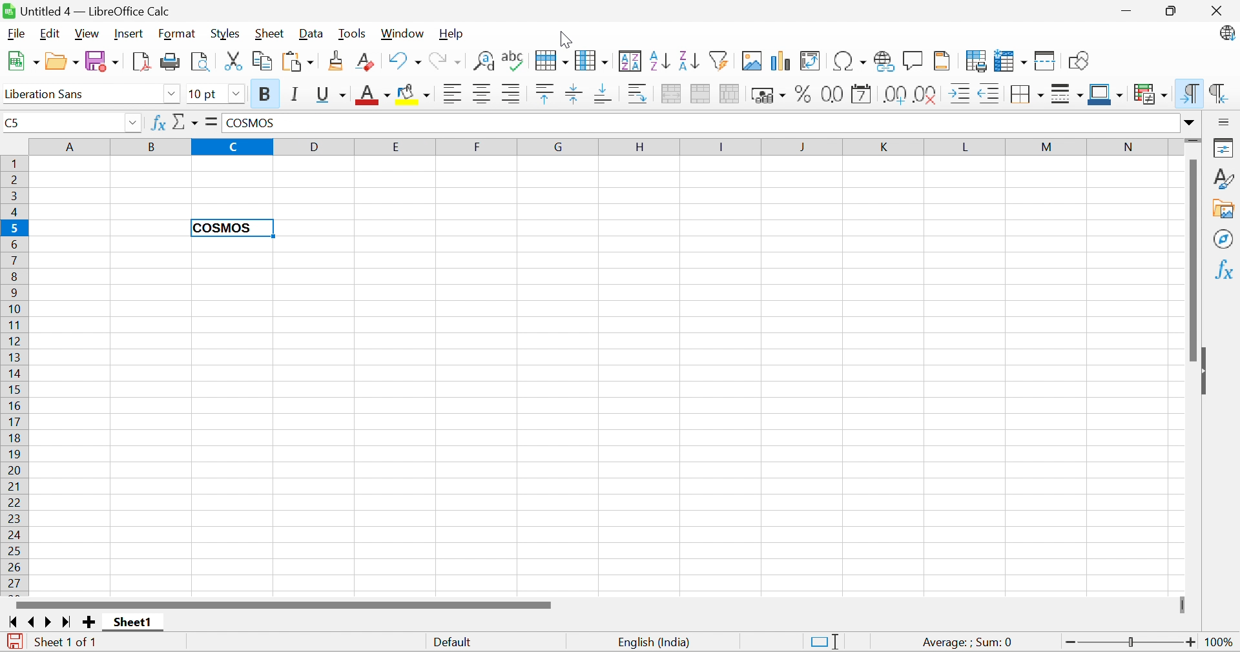  What do you see at coordinates (548, 62) in the screenshot?
I see `Row` at bounding box center [548, 62].